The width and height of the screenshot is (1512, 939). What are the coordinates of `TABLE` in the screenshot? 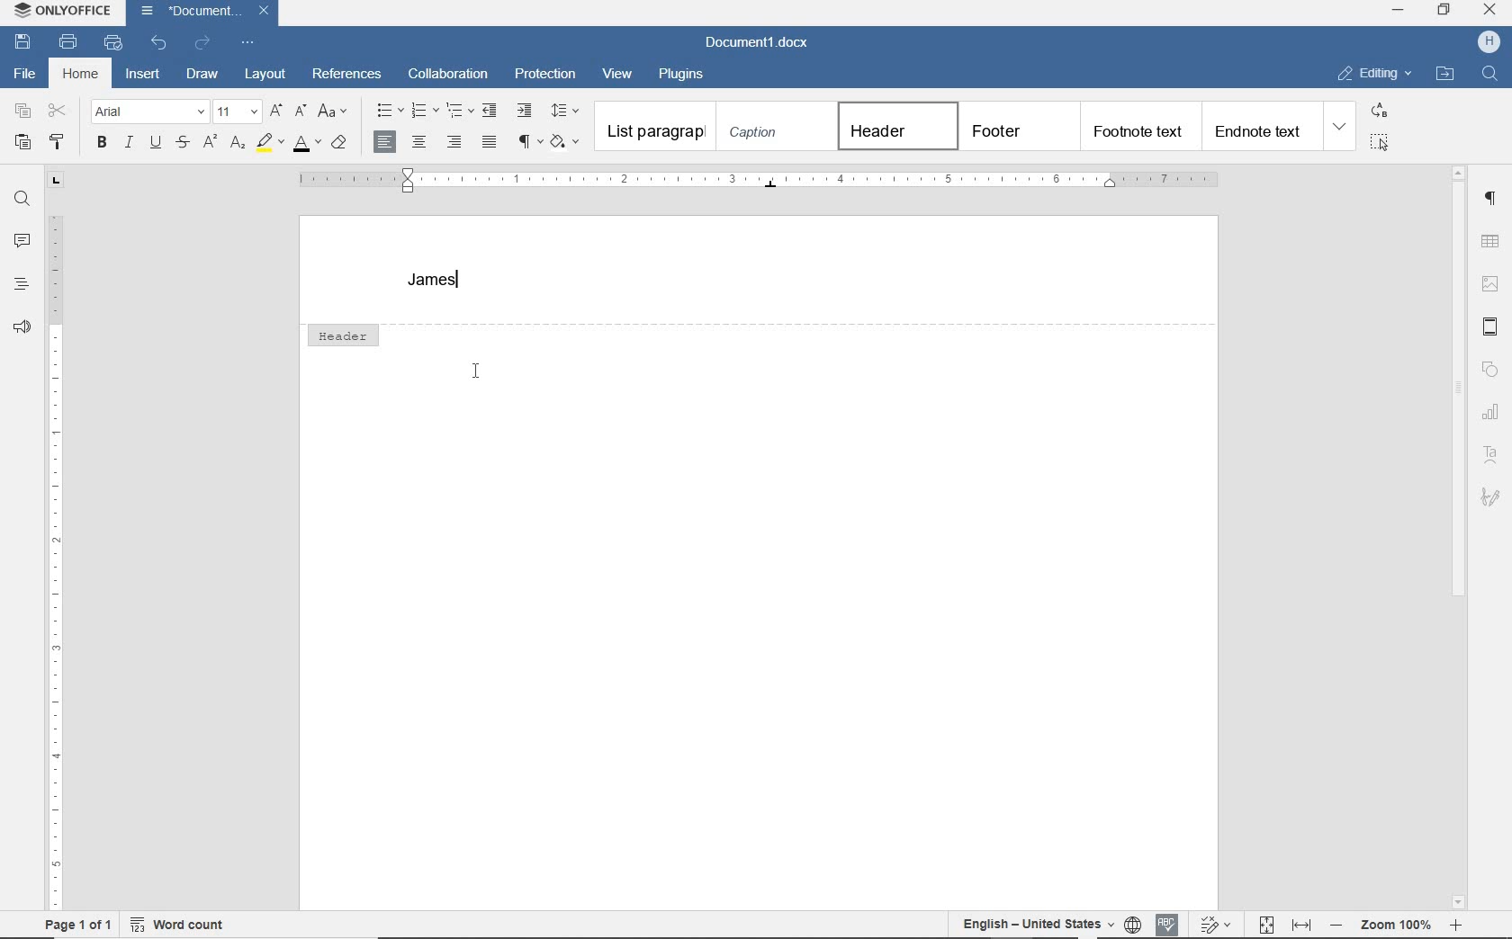 It's located at (1490, 241).